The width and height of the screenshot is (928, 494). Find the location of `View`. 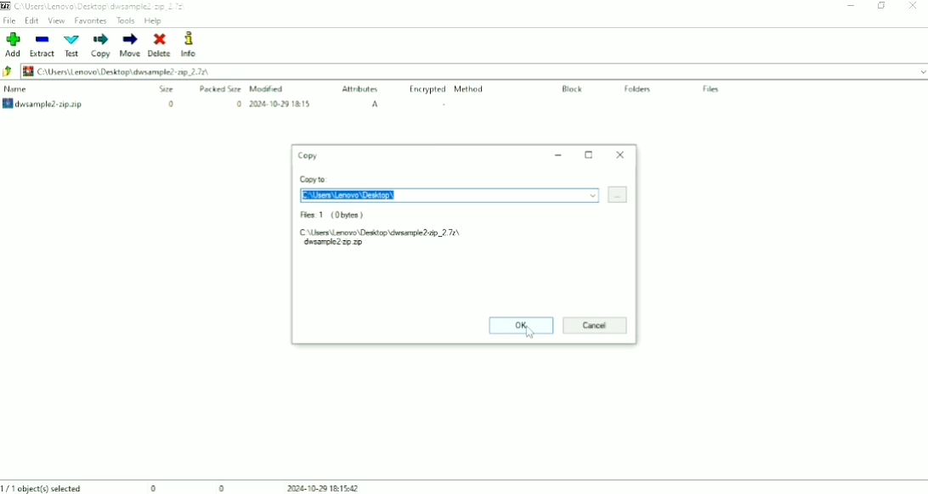

View is located at coordinates (56, 20).